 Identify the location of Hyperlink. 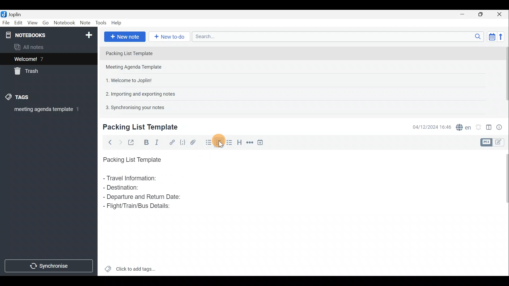
(171, 142).